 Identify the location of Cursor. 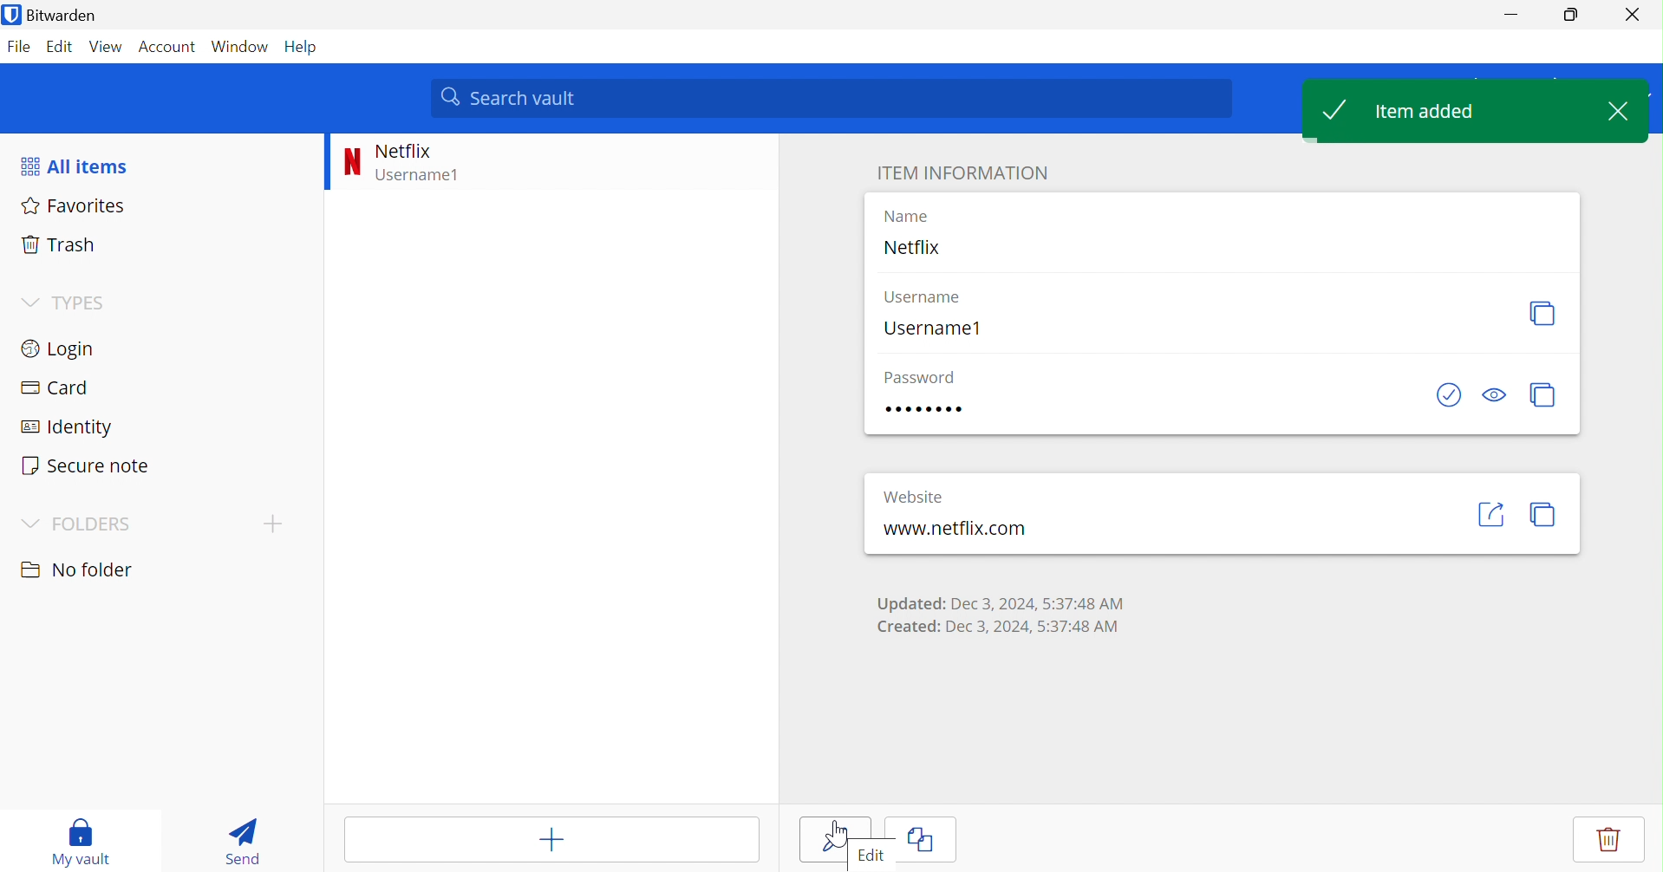
(836, 832).